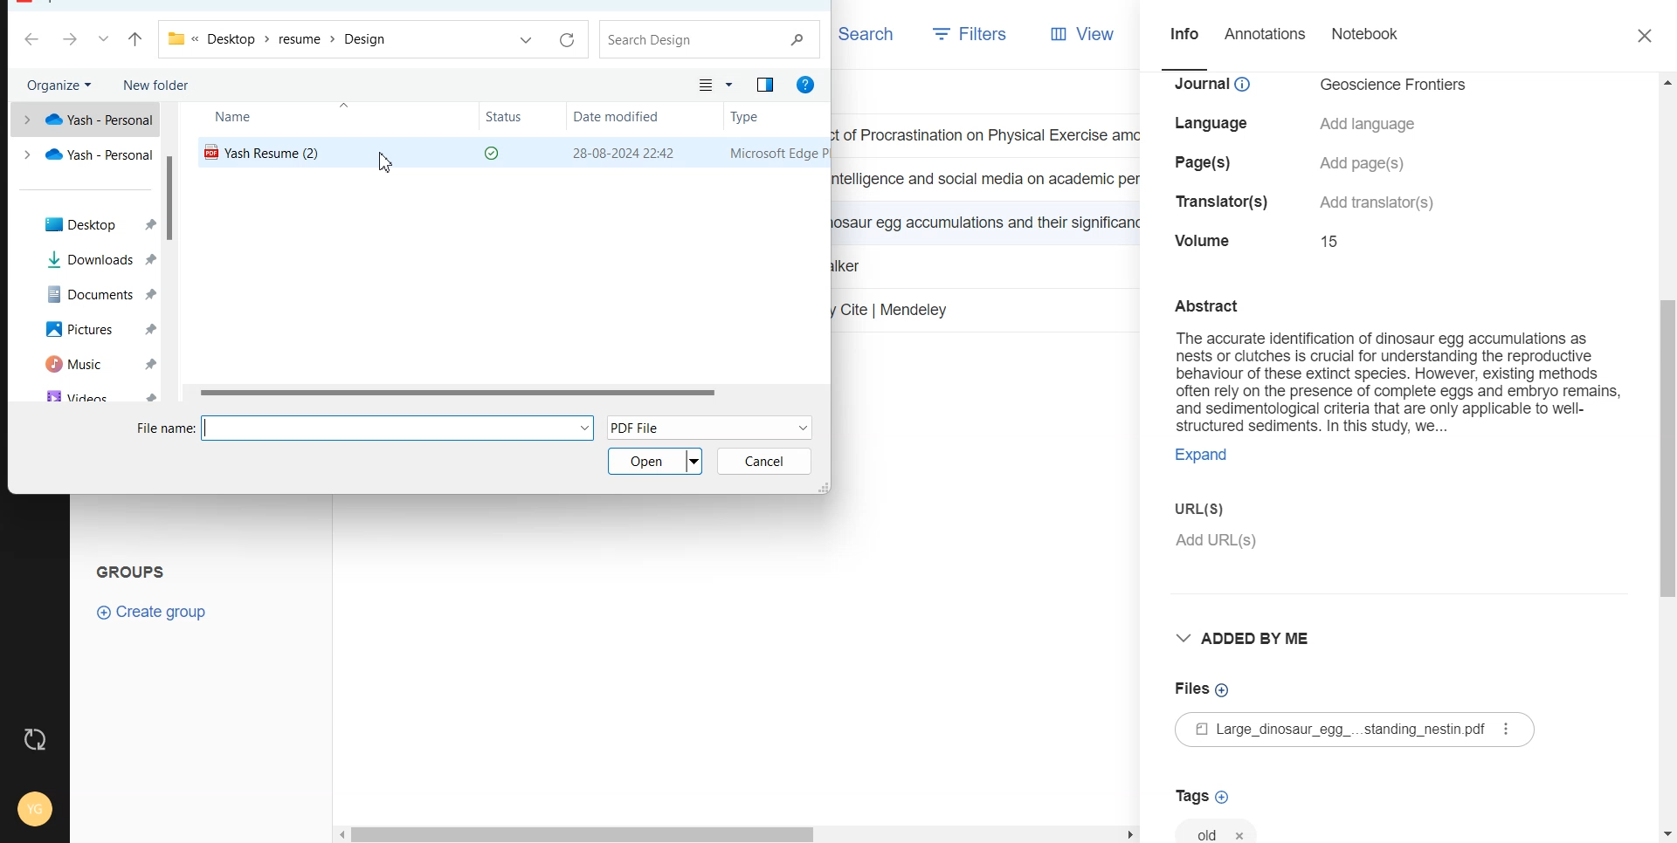 Image resolution: width=1677 pixels, height=843 pixels. What do you see at coordinates (1397, 86) in the screenshot?
I see `details` at bounding box center [1397, 86].